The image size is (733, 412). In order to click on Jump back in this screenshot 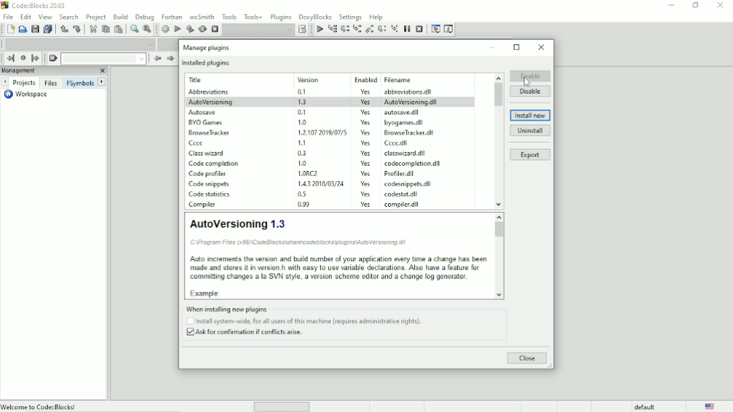, I will do `click(11, 58)`.